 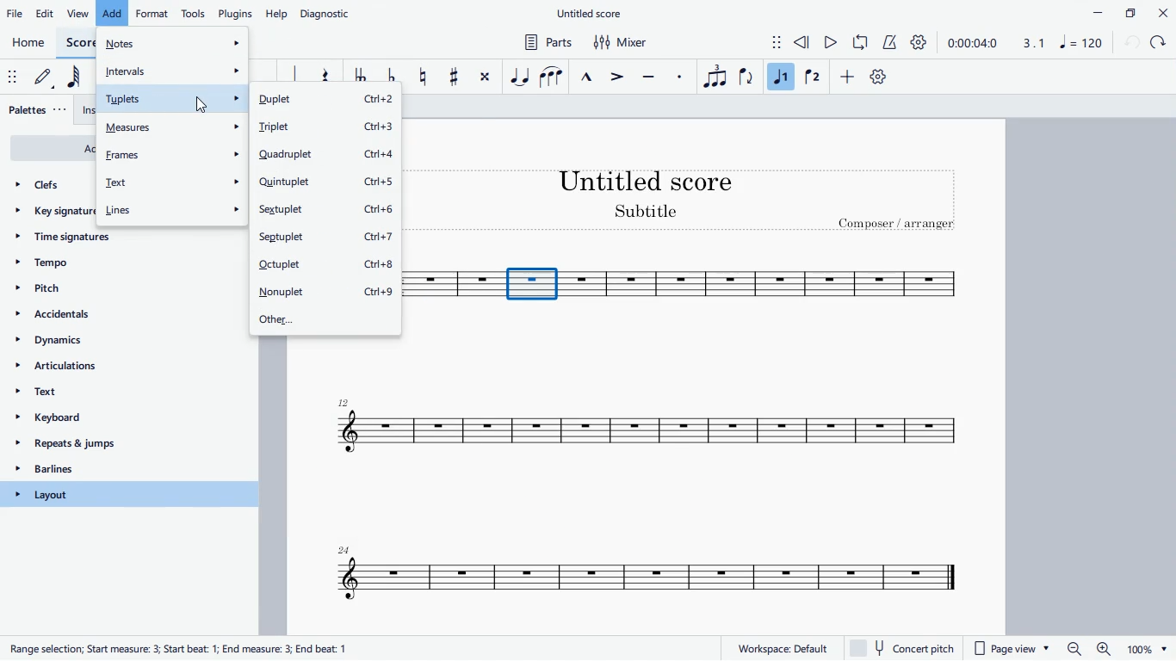 What do you see at coordinates (713, 77) in the screenshot?
I see `tuplet` at bounding box center [713, 77].